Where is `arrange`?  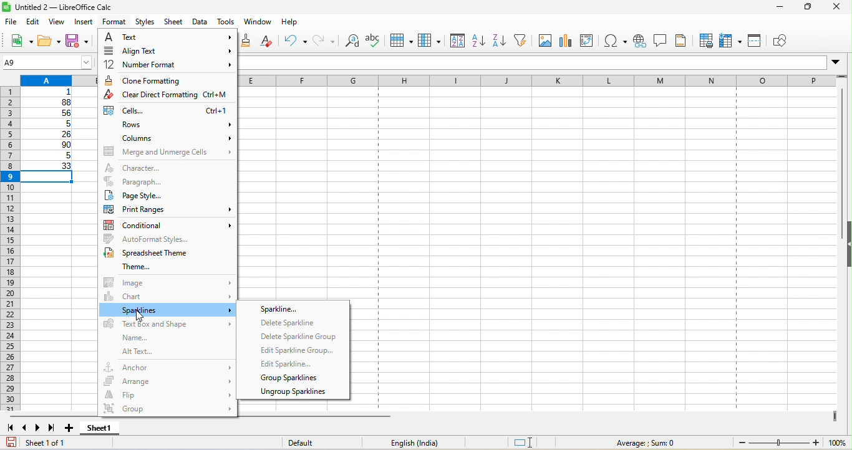
arrange is located at coordinates (168, 379).